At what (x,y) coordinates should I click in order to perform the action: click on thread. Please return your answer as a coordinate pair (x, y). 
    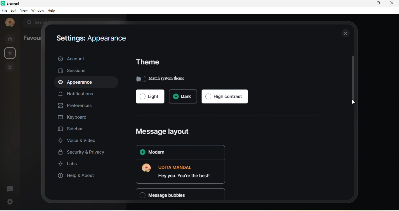
    Looking at the image, I should click on (9, 188).